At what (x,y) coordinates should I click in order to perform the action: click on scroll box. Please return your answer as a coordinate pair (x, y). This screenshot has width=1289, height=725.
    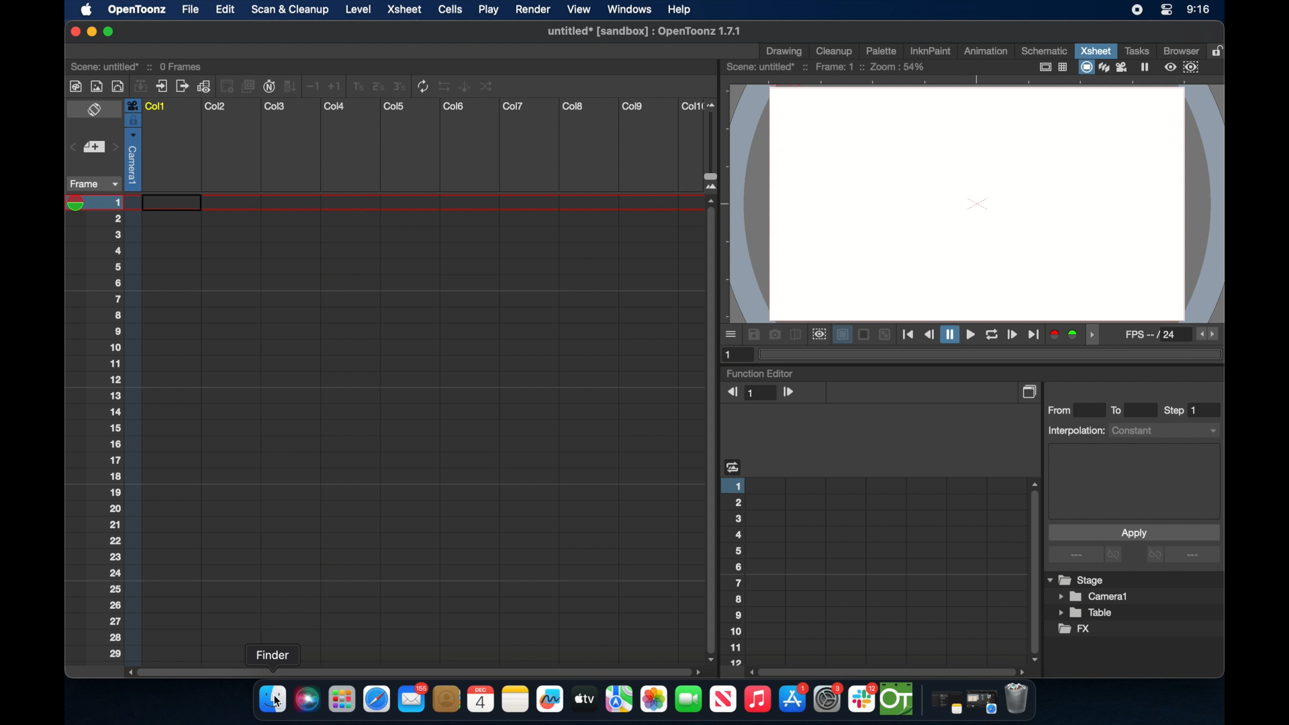
    Looking at the image, I should click on (709, 429).